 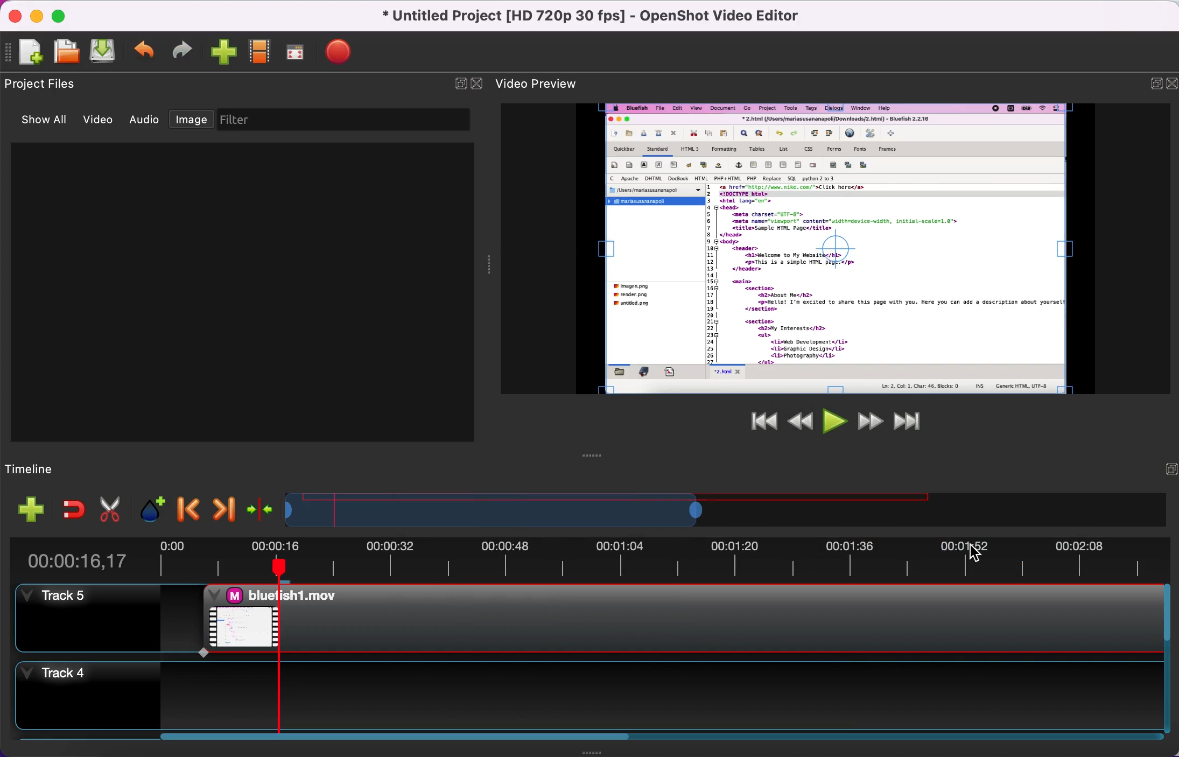 I want to click on full screen, so click(x=300, y=52).